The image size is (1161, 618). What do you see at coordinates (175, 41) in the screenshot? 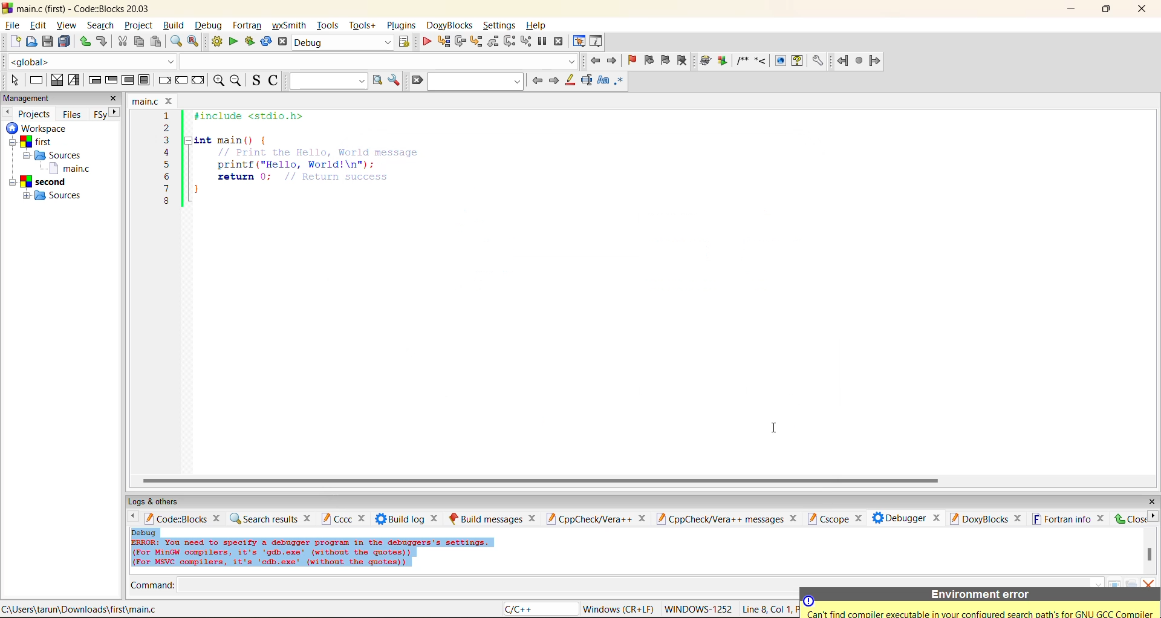
I see `find` at bounding box center [175, 41].